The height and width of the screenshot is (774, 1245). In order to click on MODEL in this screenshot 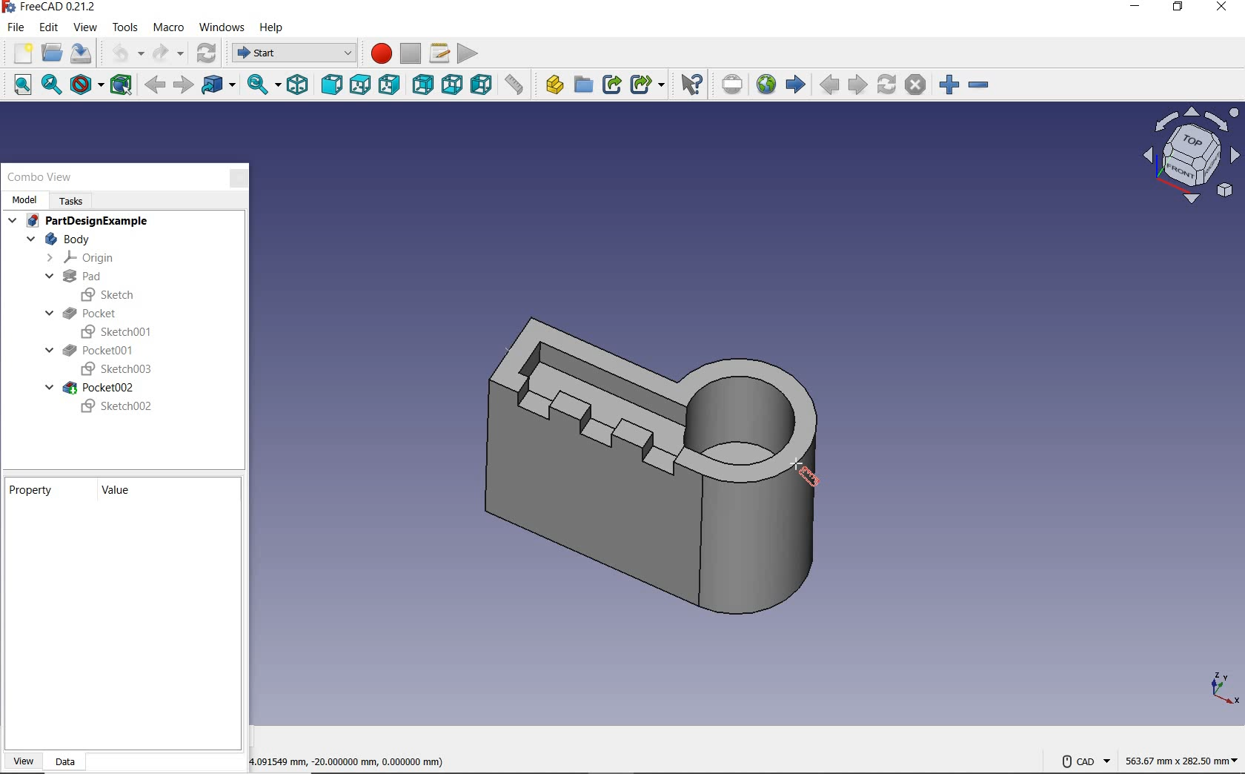, I will do `click(24, 199)`.